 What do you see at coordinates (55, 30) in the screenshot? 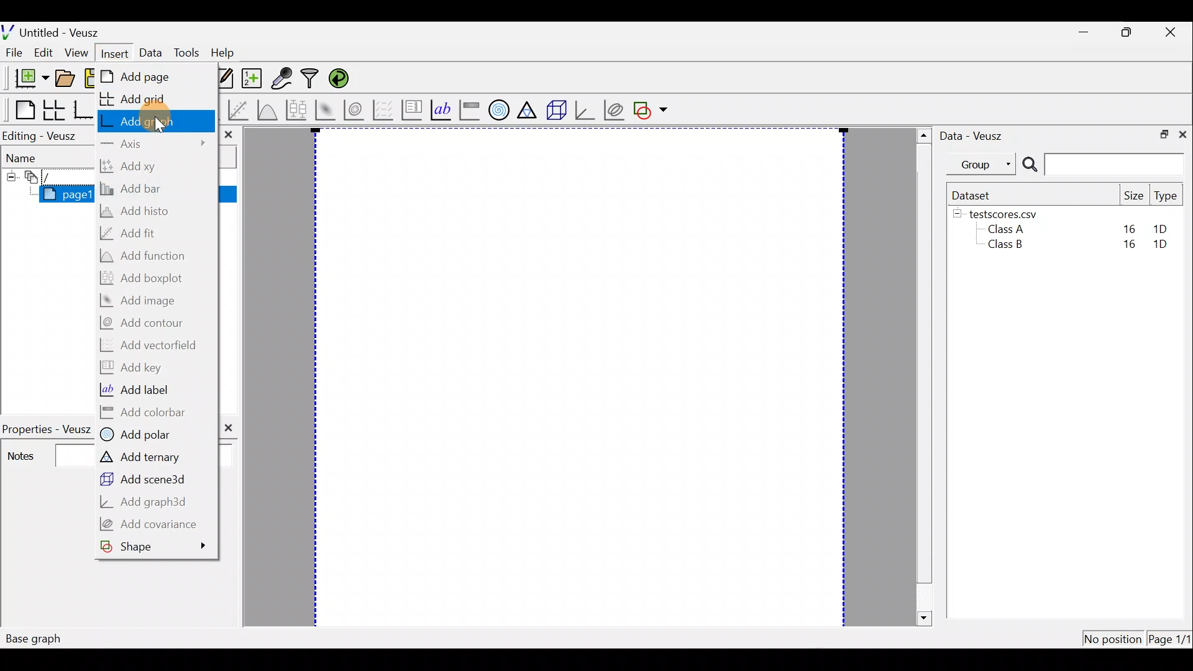
I see `Untitled - Veusz` at bounding box center [55, 30].